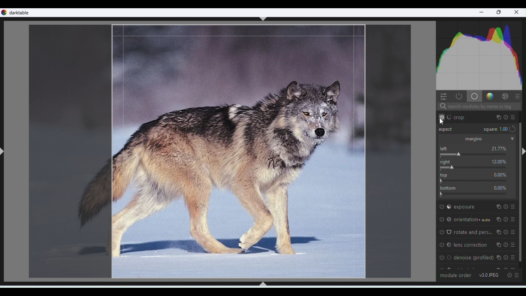  What do you see at coordinates (478, 218) in the screenshot?
I see `Orientation` at bounding box center [478, 218].